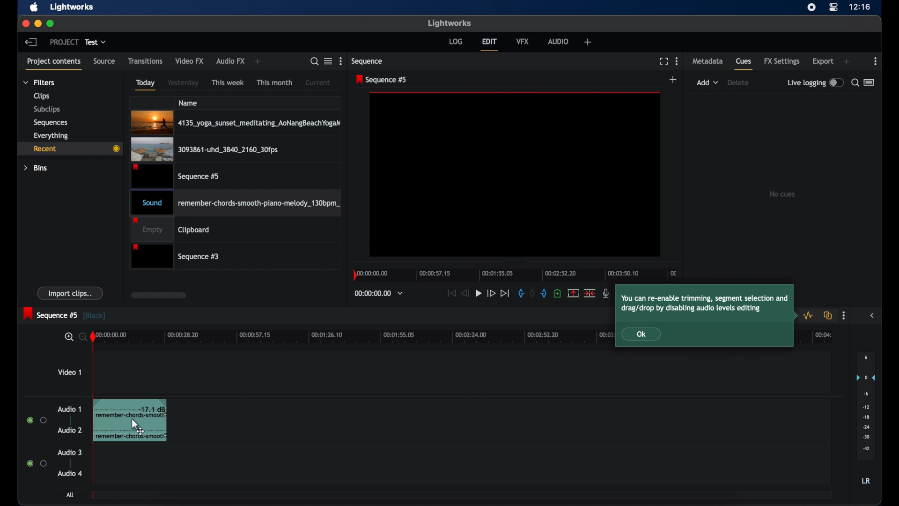  I want to click on toggle auto track sync, so click(828, 315).